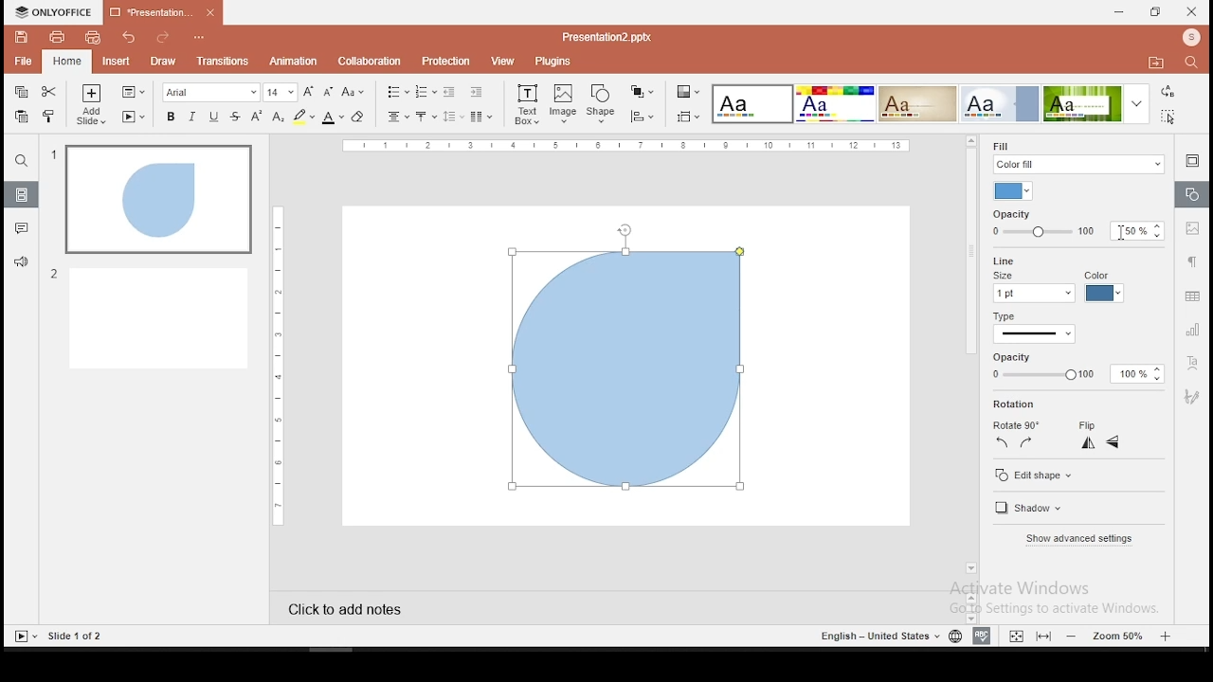 This screenshot has height=682, width=1213. What do you see at coordinates (1168, 94) in the screenshot?
I see `replace` at bounding box center [1168, 94].